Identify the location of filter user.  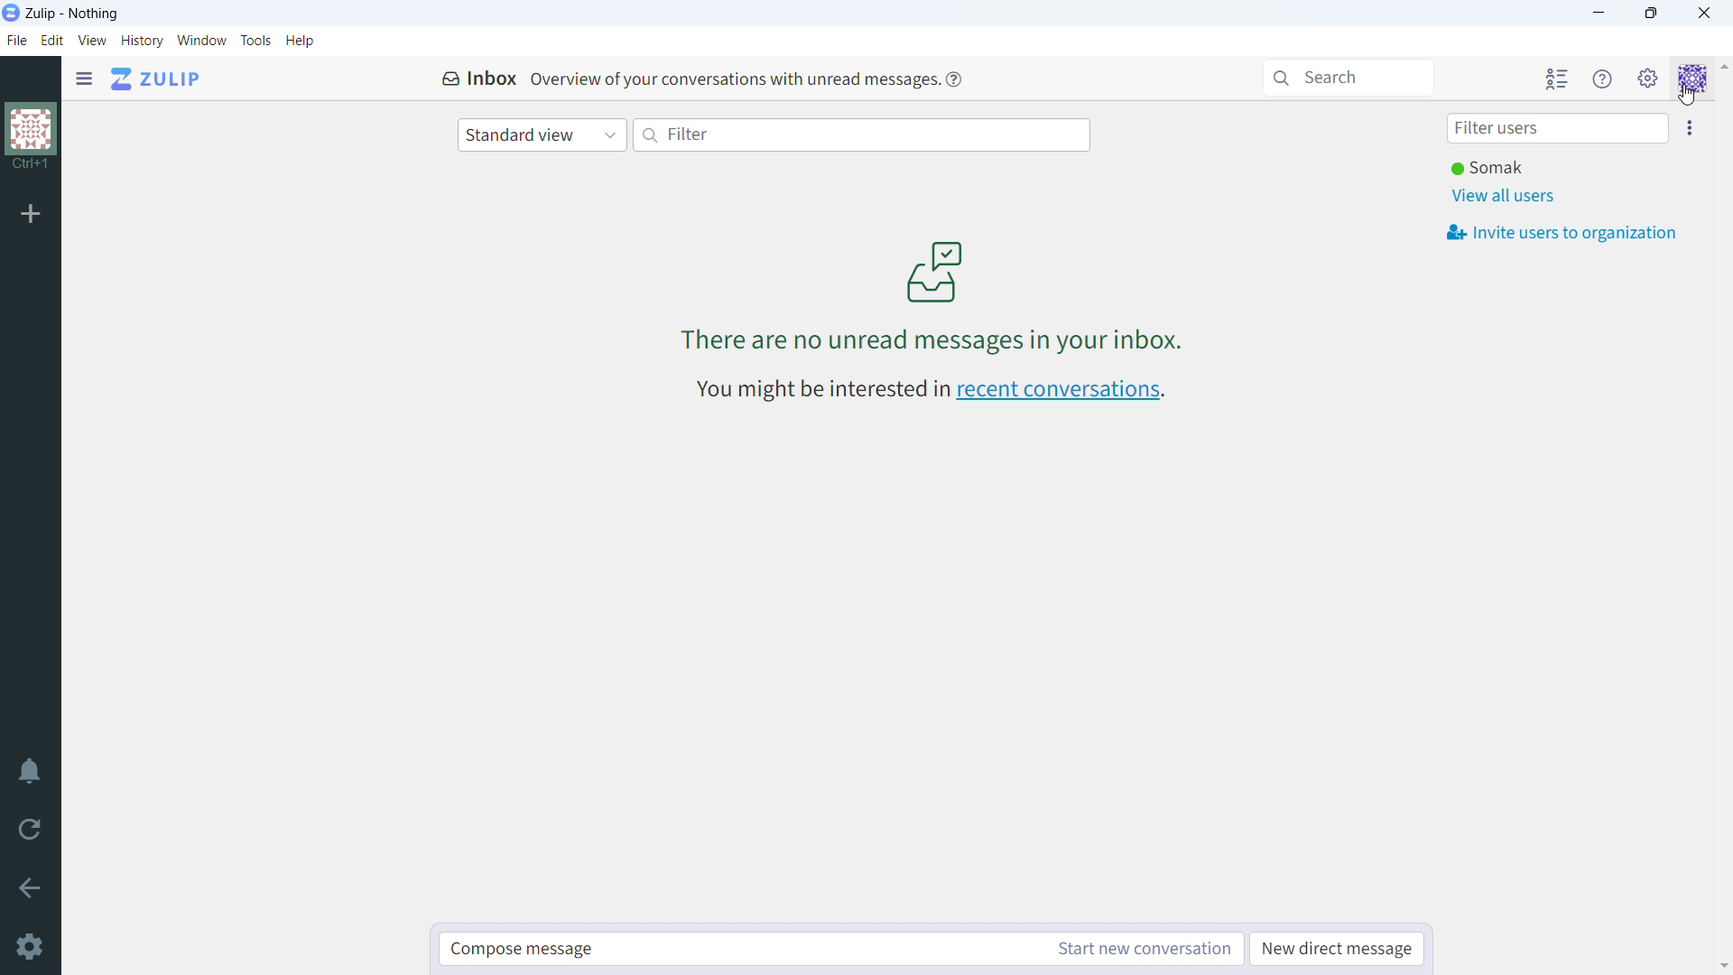
(1558, 129).